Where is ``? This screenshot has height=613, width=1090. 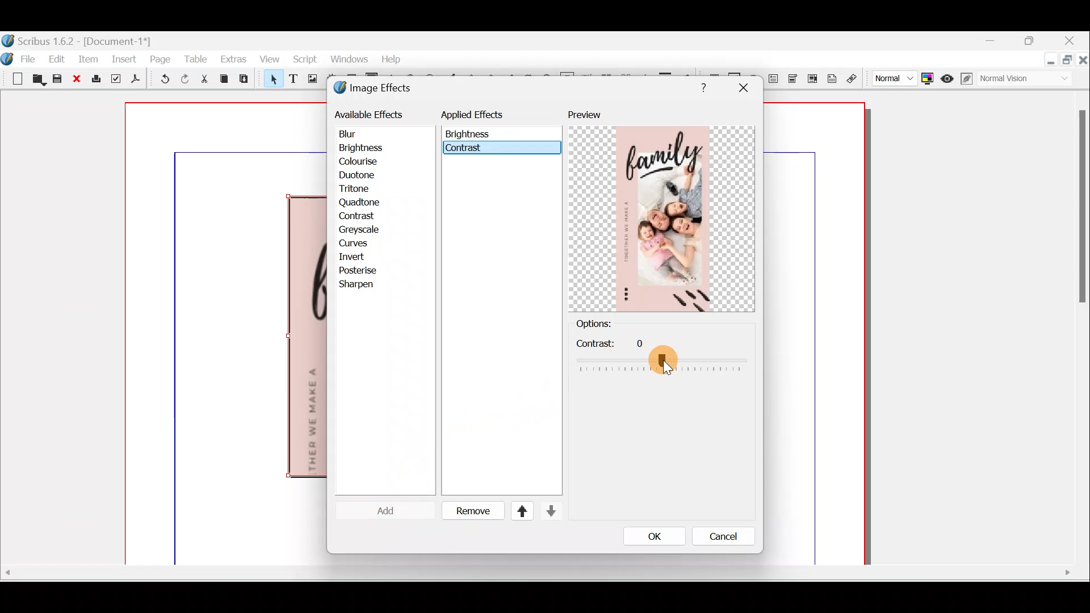  is located at coordinates (743, 88).